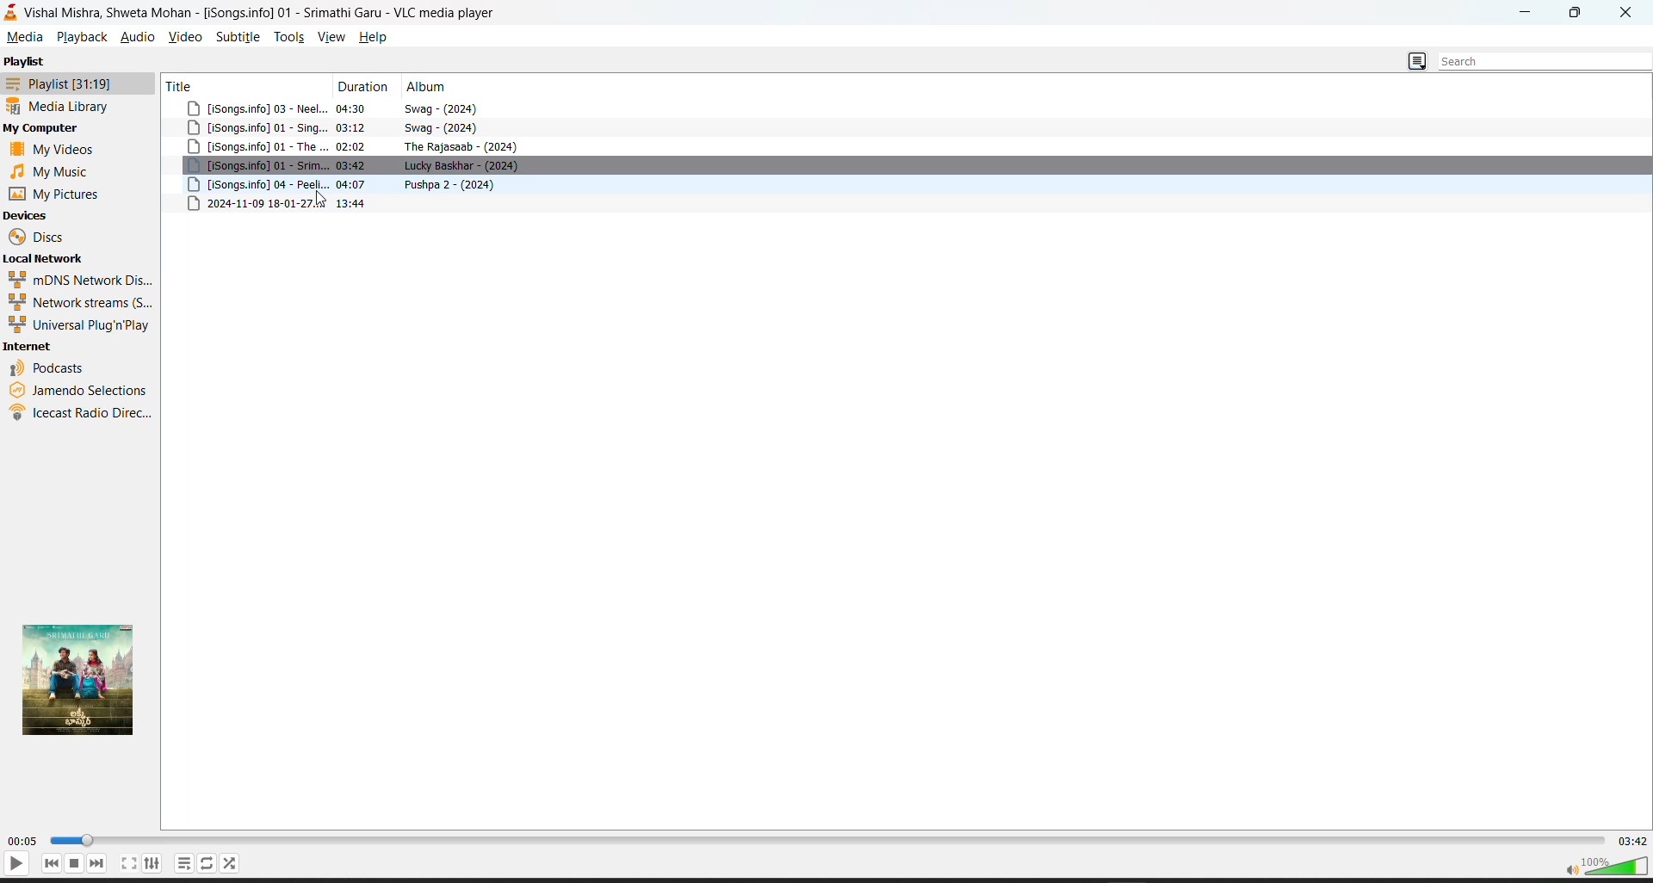 This screenshot has height=883, width=1653. I want to click on my pictures, so click(56, 193).